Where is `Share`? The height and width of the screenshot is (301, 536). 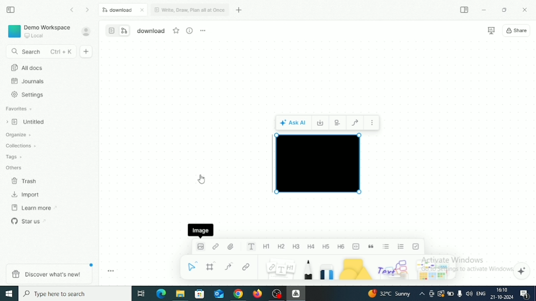 Share is located at coordinates (516, 30).